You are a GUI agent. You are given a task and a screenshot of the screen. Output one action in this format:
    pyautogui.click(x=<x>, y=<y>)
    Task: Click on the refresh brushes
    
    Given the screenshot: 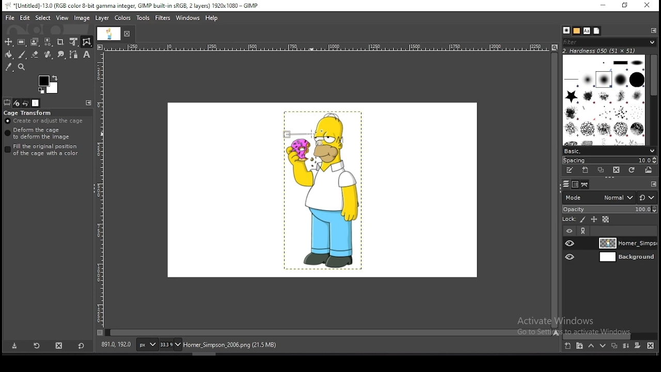 What is the action you would take?
    pyautogui.click(x=632, y=170)
    